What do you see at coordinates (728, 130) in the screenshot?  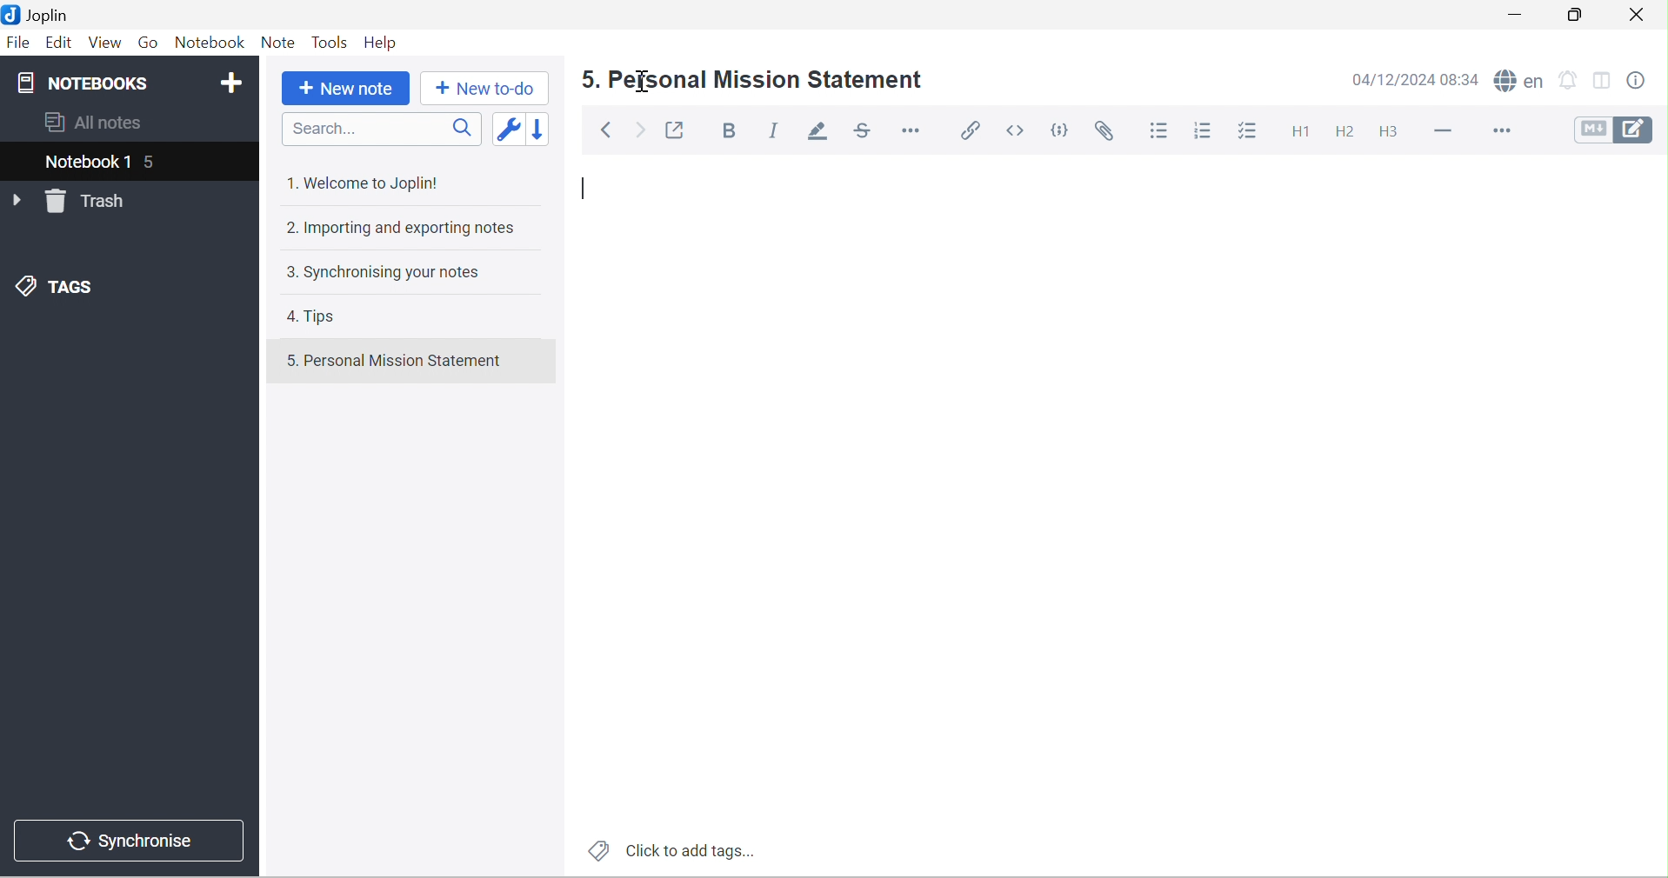 I see `Bold` at bounding box center [728, 130].